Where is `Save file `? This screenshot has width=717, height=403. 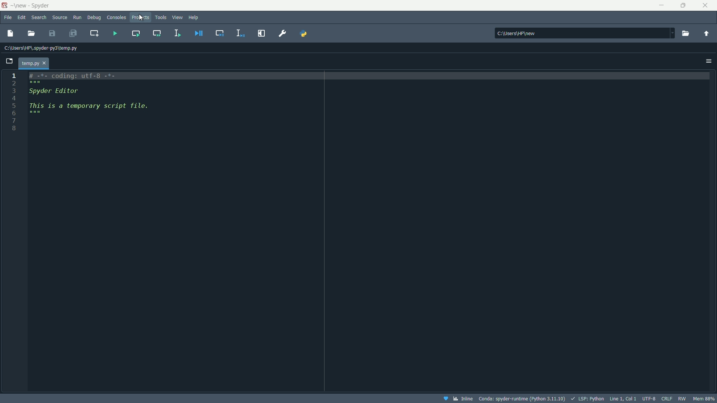 Save file  is located at coordinates (53, 34).